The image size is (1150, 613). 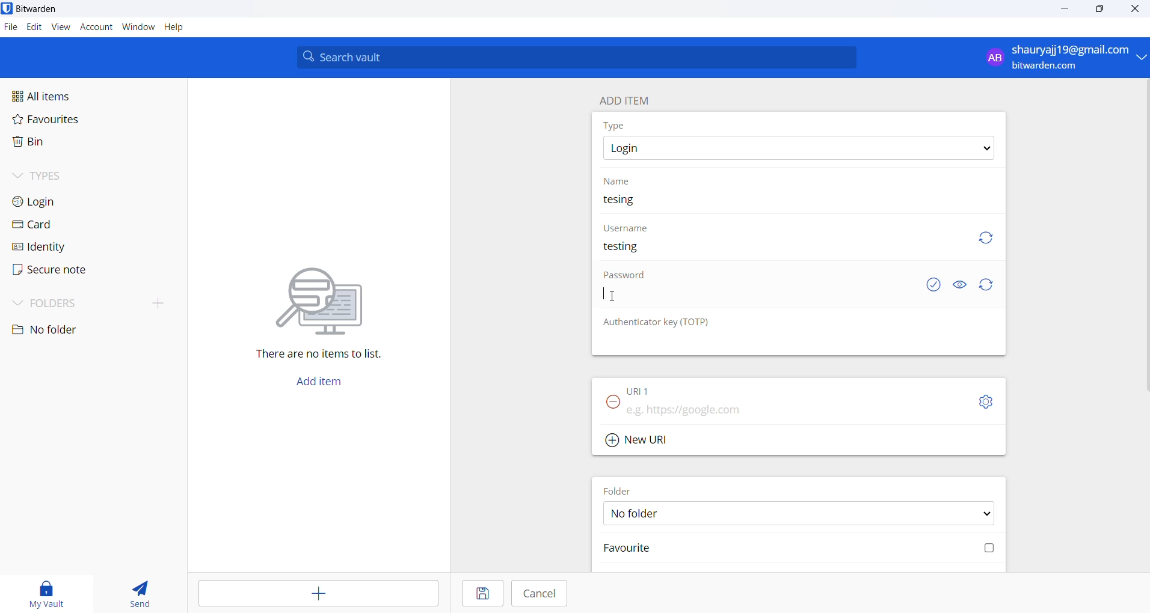 I want to click on Password input box, so click(x=760, y=301).